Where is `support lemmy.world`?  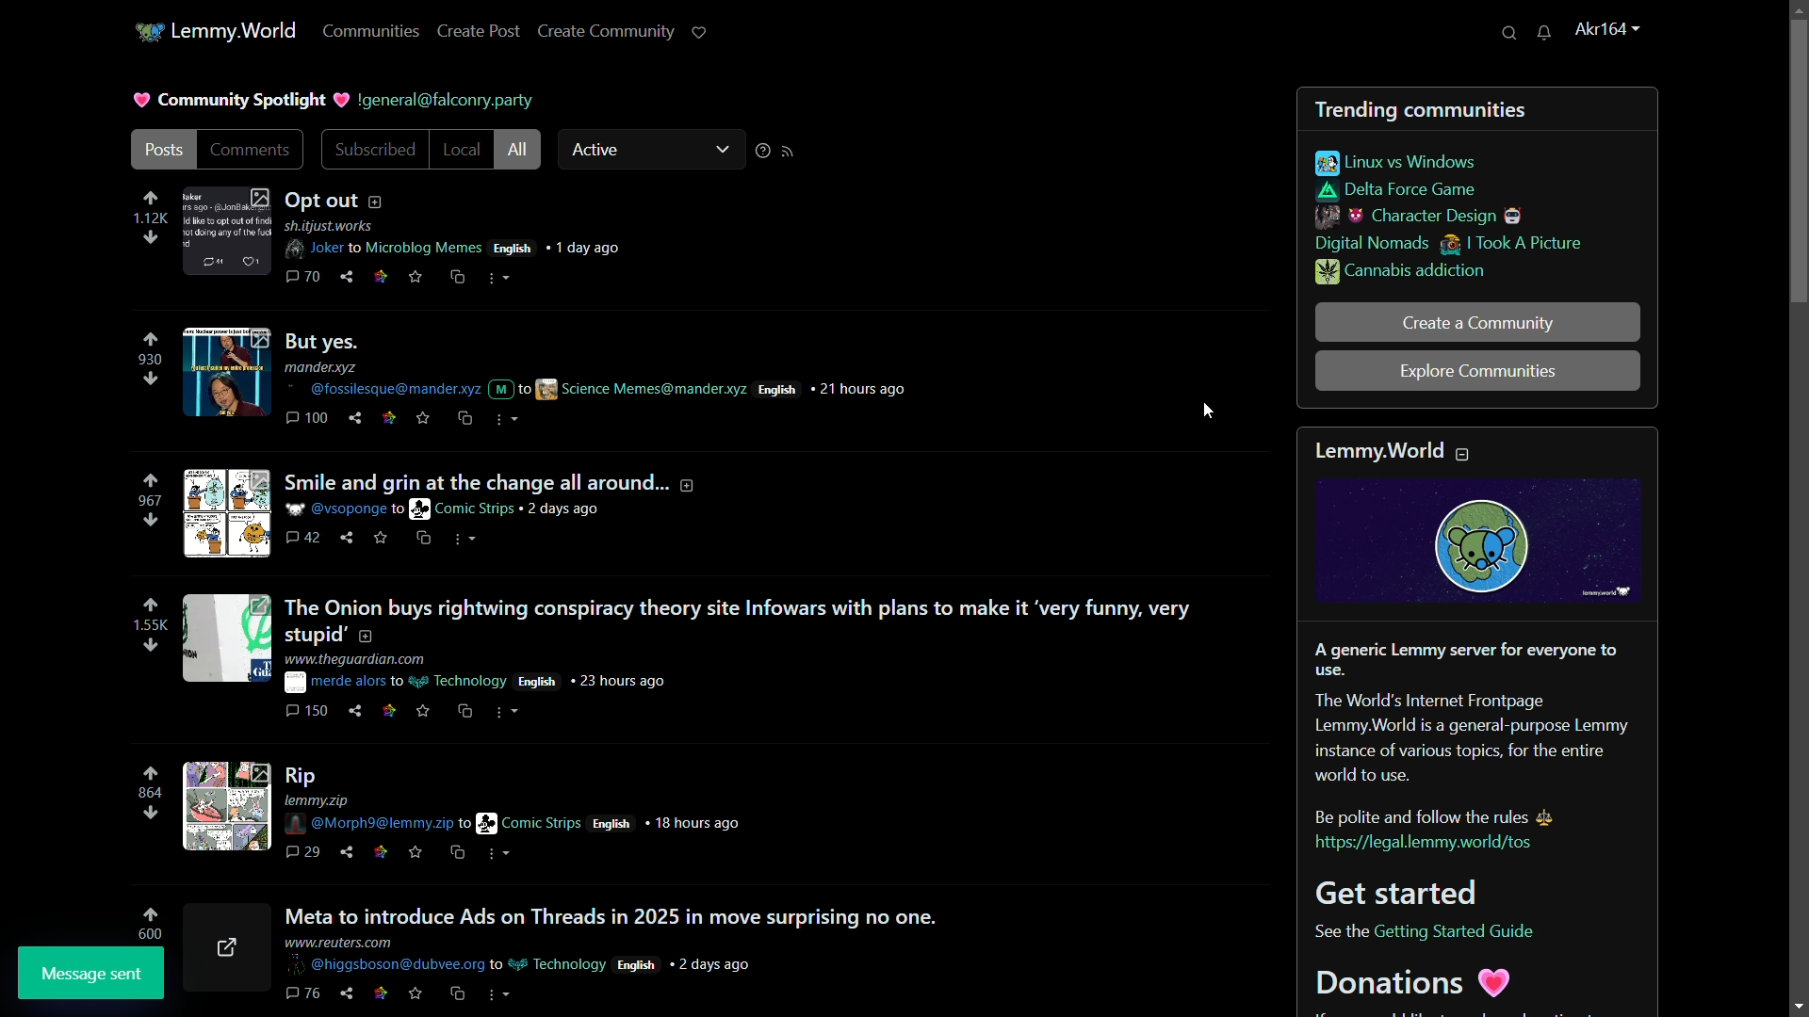
support lemmy.world is located at coordinates (700, 34).